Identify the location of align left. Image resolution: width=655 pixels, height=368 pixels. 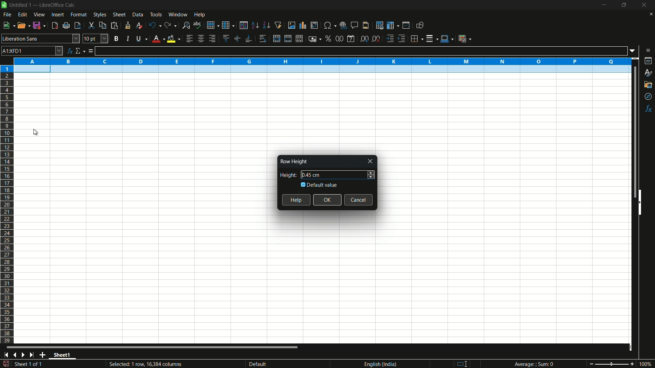
(189, 39).